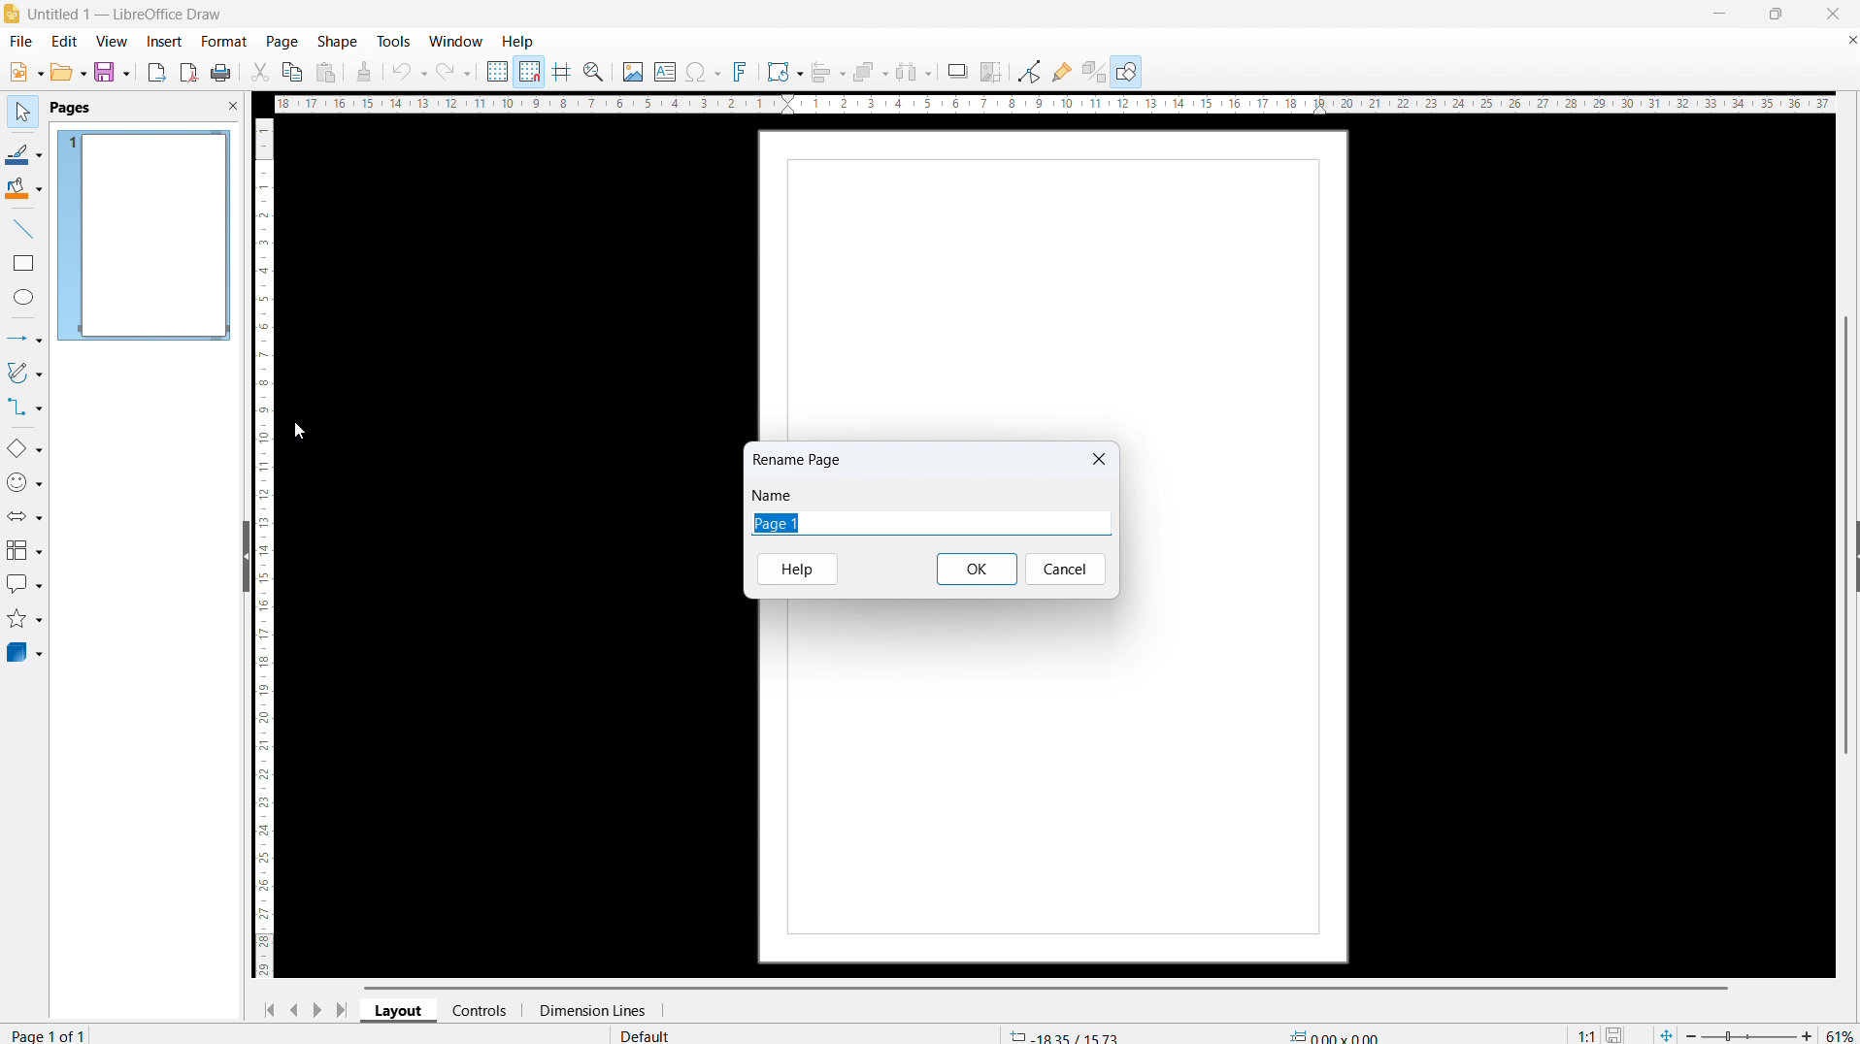 This screenshot has height=1044, width=1860. What do you see at coordinates (930, 523) in the screenshot?
I see `Edit page name ` at bounding box center [930, 523].